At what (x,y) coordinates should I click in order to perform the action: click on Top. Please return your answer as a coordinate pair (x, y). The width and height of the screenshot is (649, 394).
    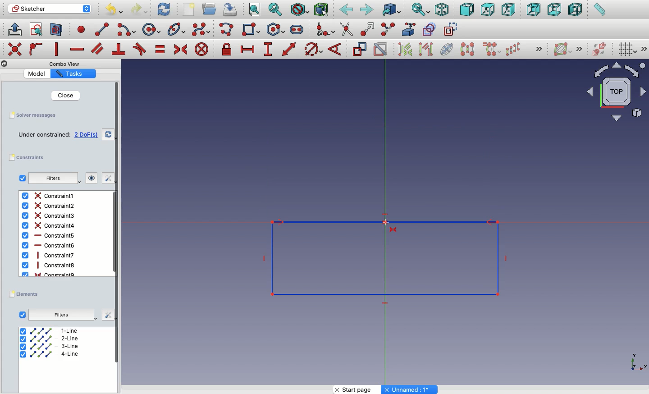
    Looking at the image, I should click on (487, 10).